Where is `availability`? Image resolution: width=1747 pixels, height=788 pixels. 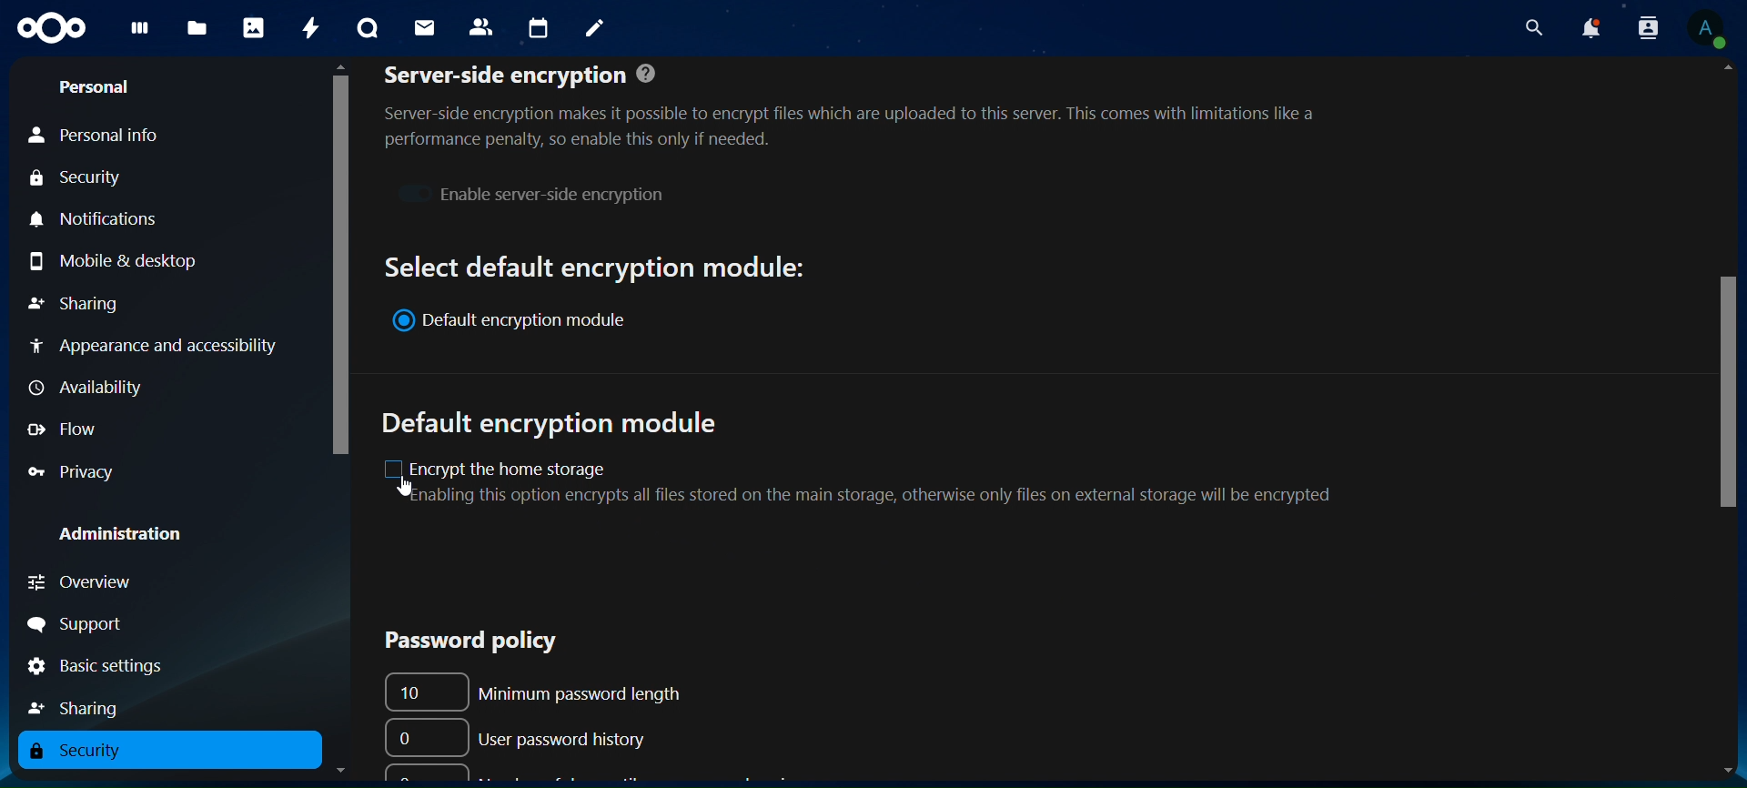 availability is located at coordinates (83, 386).